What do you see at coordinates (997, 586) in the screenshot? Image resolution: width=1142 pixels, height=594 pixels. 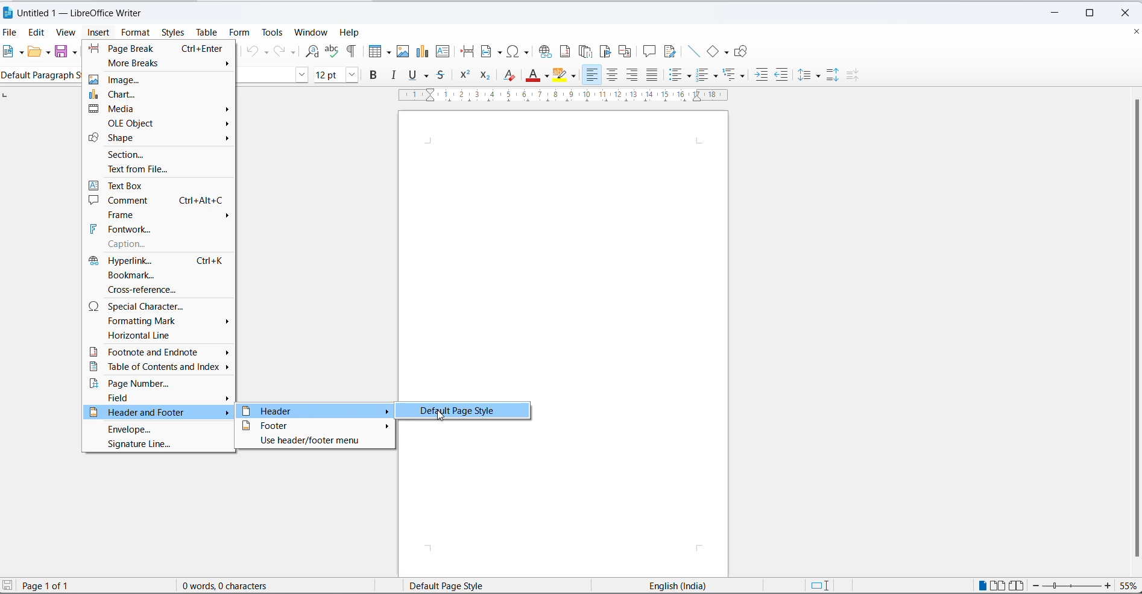 I see `multi page view` at bounding box center [997, 586].